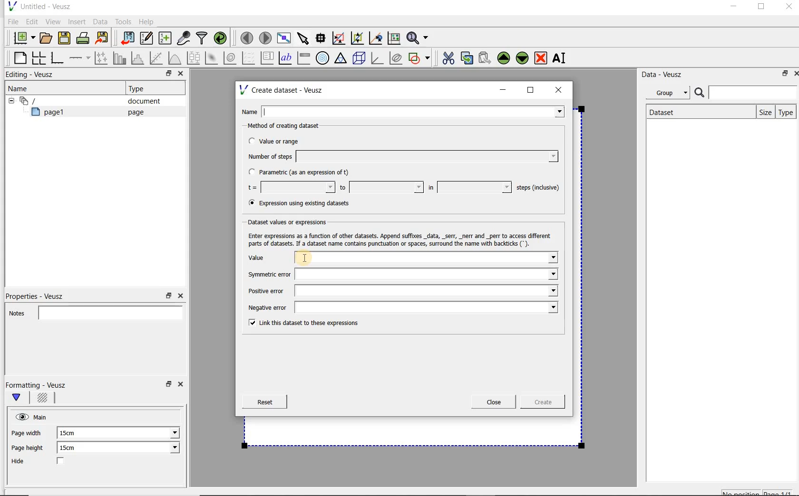 This screenshot has width=799, height=496. Describe the element at coordinates (289, 188) in the screenshot. I see `t= ` at that location.